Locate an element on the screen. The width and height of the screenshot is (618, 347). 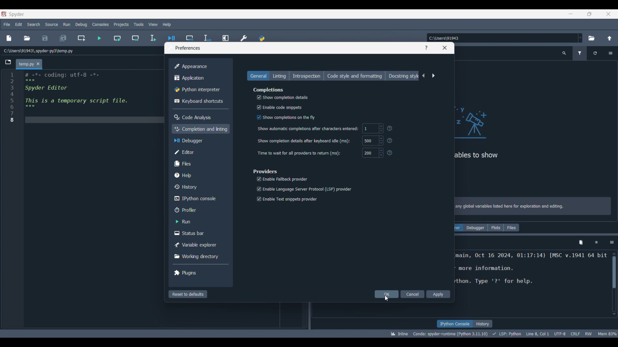
Enter location is located at coordinates (502, 38).